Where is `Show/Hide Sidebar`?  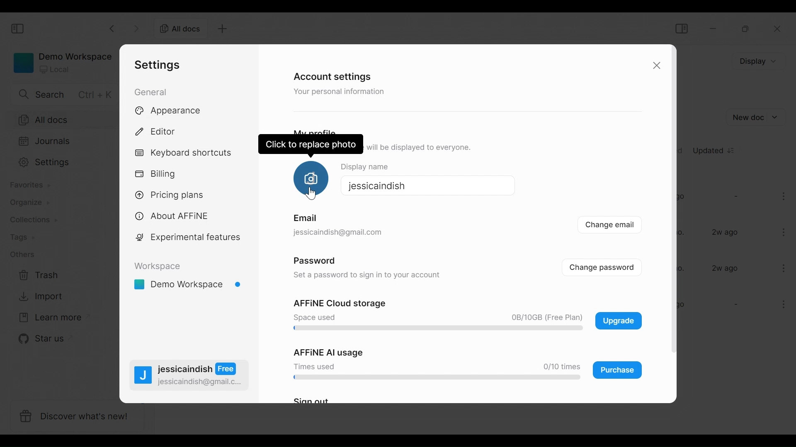 Show/Hide Sidebar is located at coordinates (681, 28).